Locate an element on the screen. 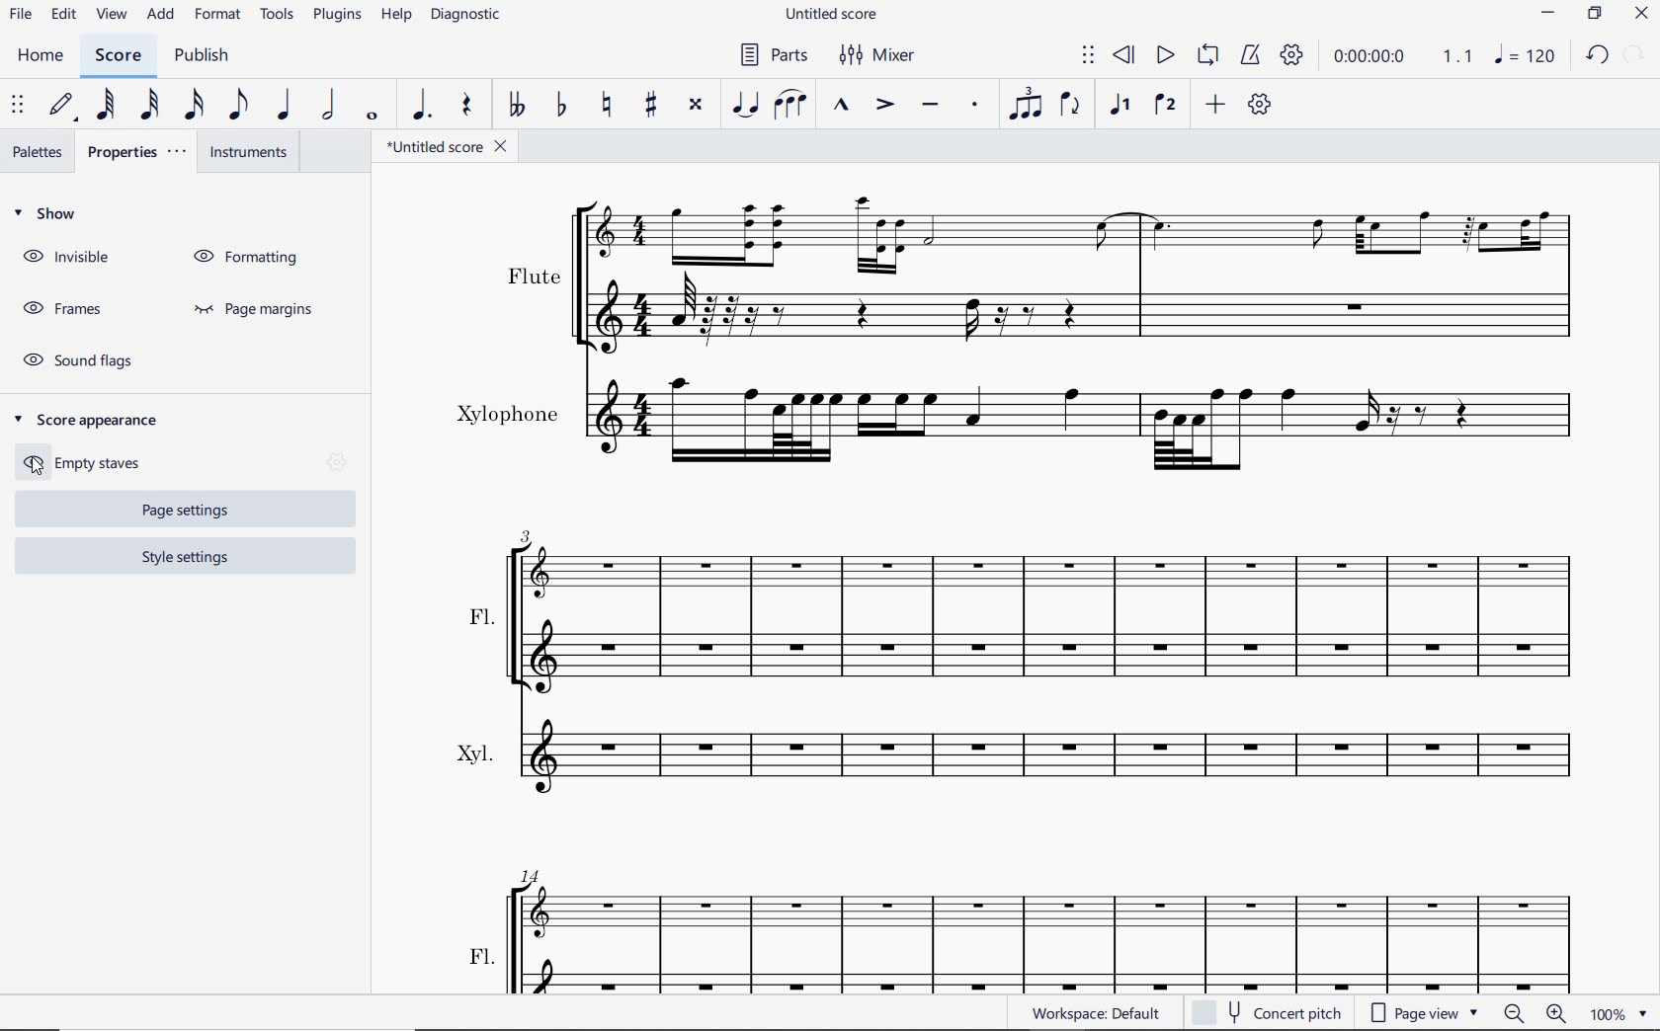 The width and height of the screenshot is (1660, 1031). zoom factor is located at coordinates (1619, 1014).